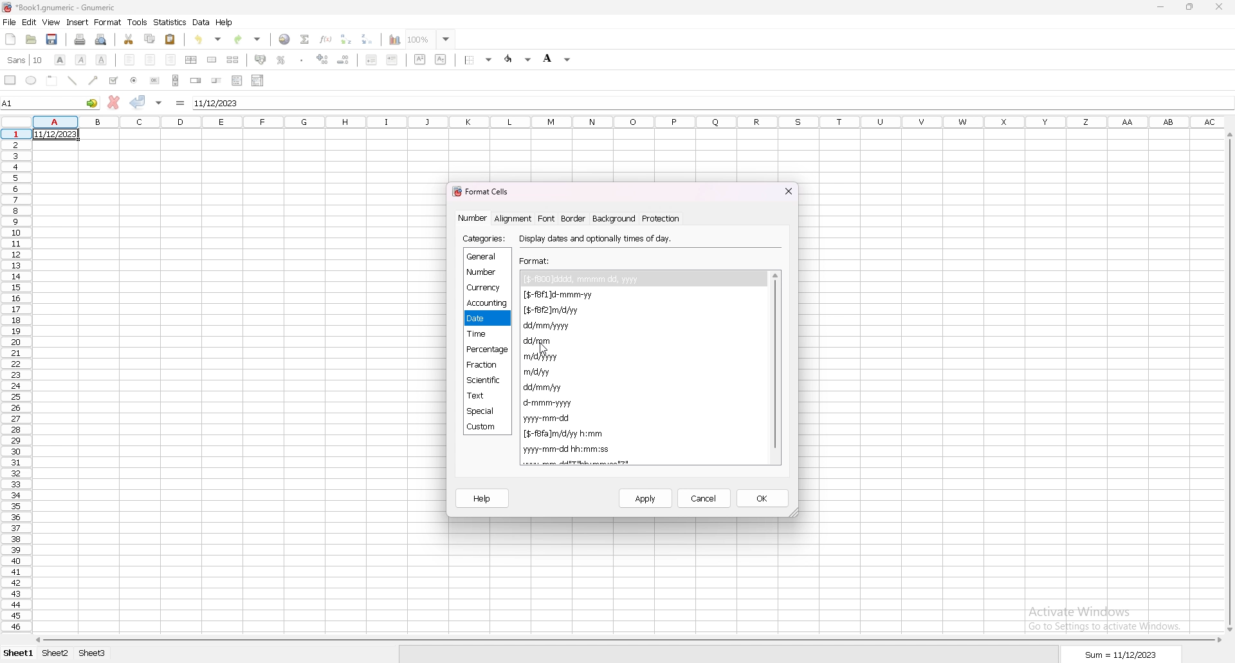 The width and height of the screenshot is (1235, 663). I want to click on text, so click(487, 396).